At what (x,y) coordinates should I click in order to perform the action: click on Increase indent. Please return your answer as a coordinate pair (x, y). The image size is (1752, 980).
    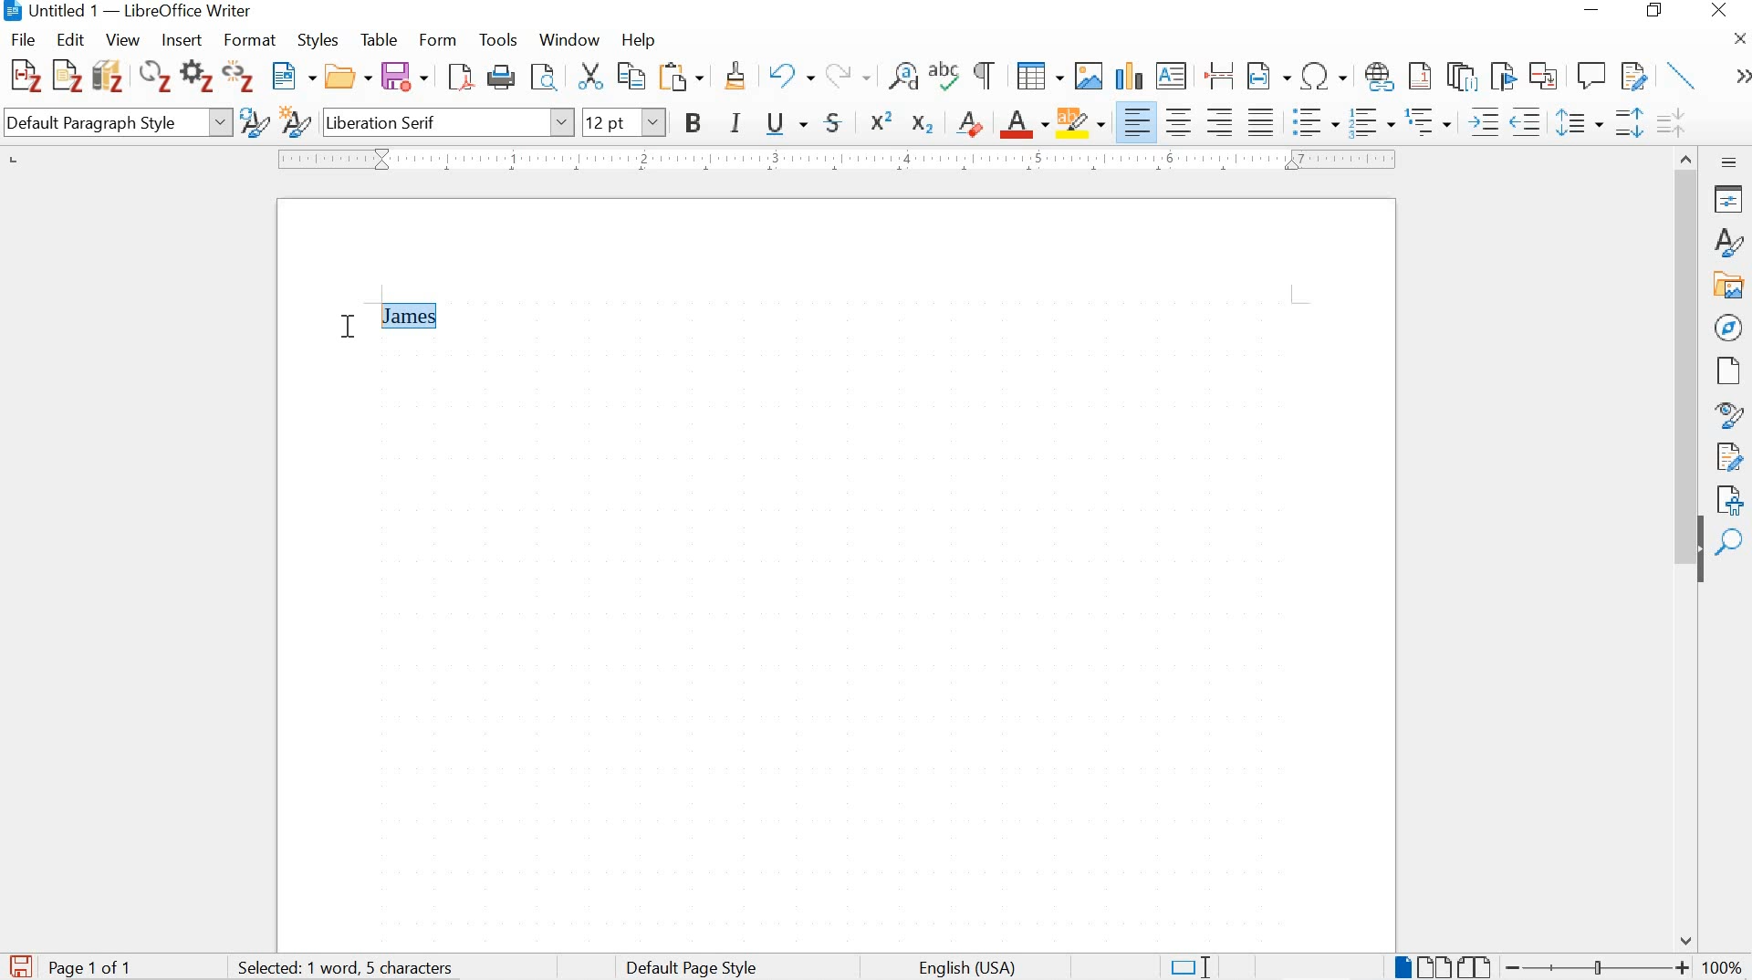
    Looking at the image, I should click on (1482, 121).